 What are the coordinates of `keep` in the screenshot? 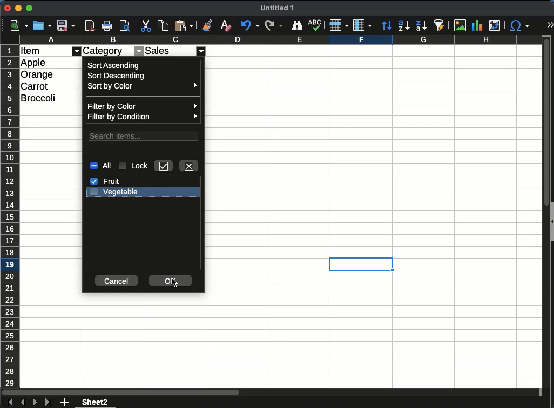 It's located at (164, 166).